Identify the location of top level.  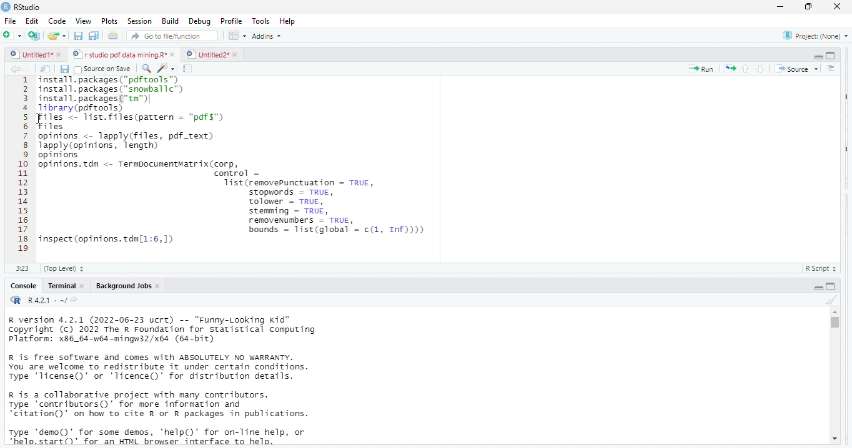
(67, 268).